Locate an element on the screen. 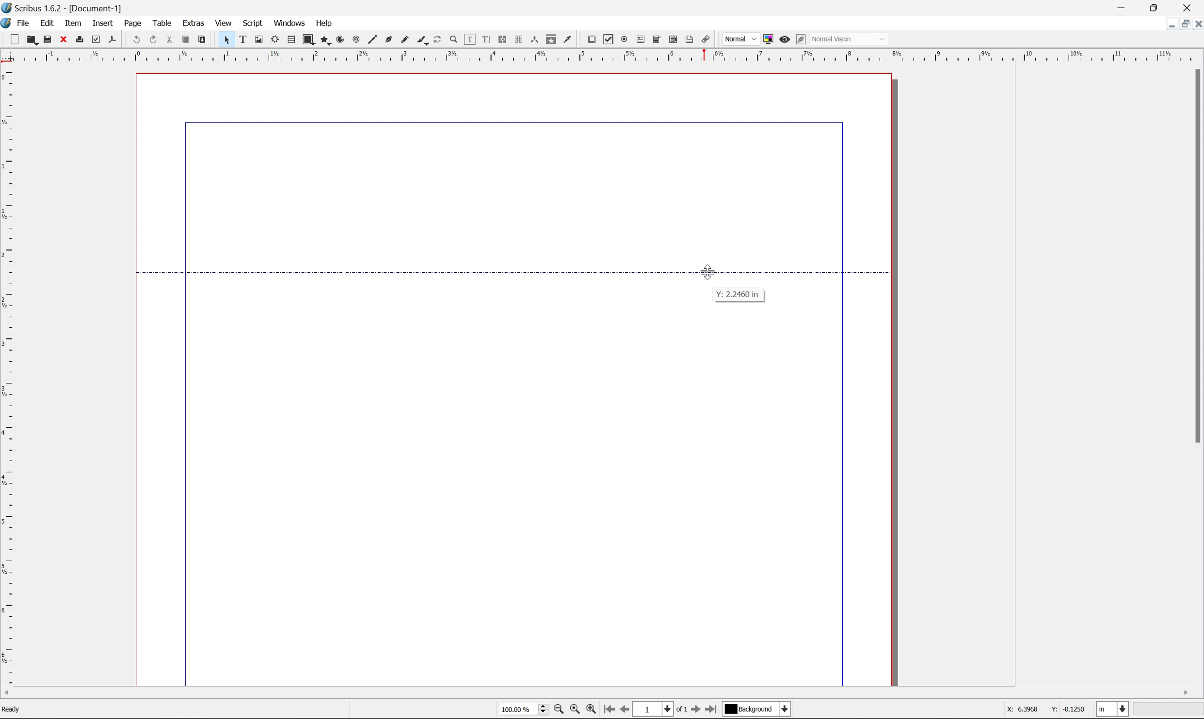 The height and width of the screenshot is (719, 1204). text frame is located at coordinates (242, 40).